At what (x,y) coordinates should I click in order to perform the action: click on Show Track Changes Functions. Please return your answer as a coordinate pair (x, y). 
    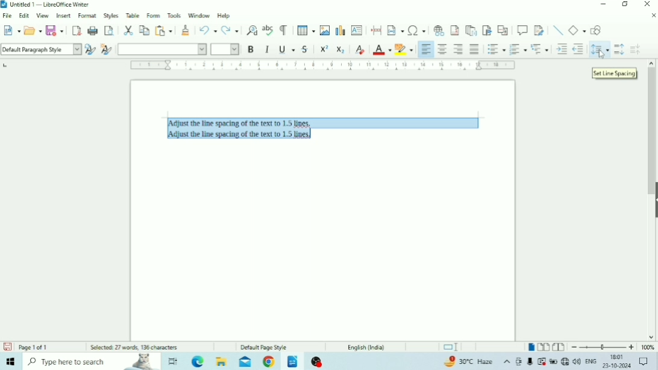
    Looking at the image, I should click on (539, 29).